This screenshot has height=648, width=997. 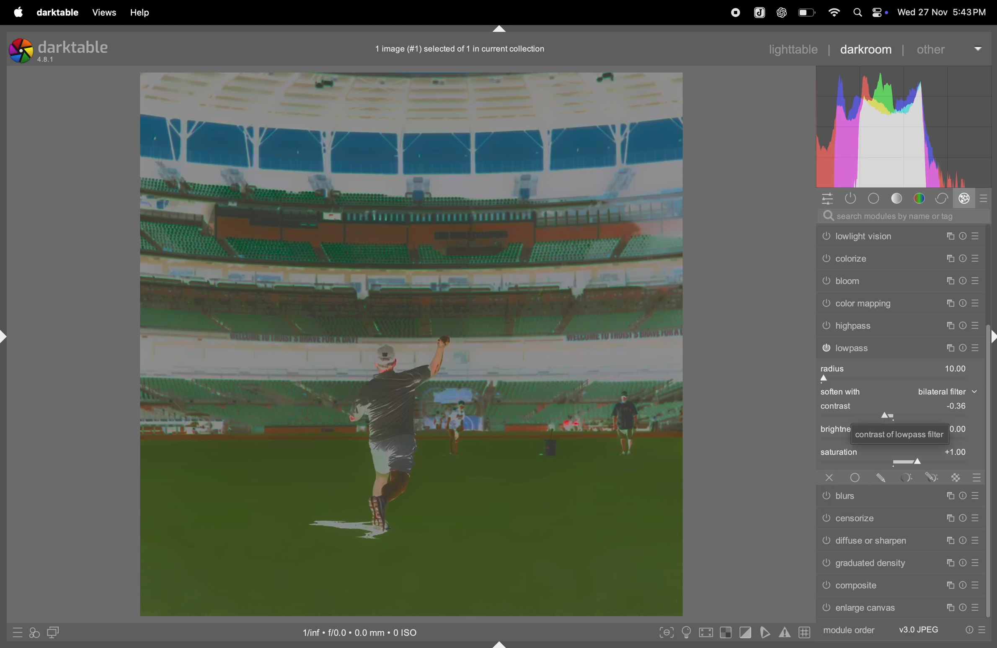 I want to click on shift+ctrl+r, so click(x=991, y=339).